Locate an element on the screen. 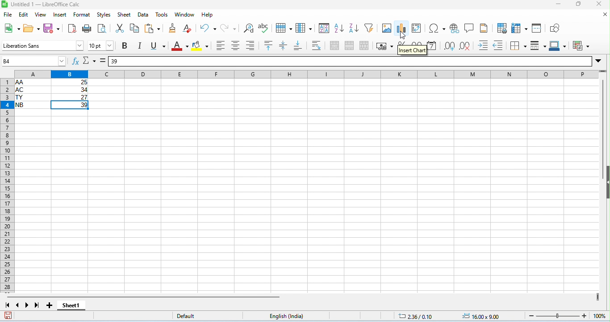 The width and height of the screenshot is (610, 322). column is located at coordinates (304, 29).